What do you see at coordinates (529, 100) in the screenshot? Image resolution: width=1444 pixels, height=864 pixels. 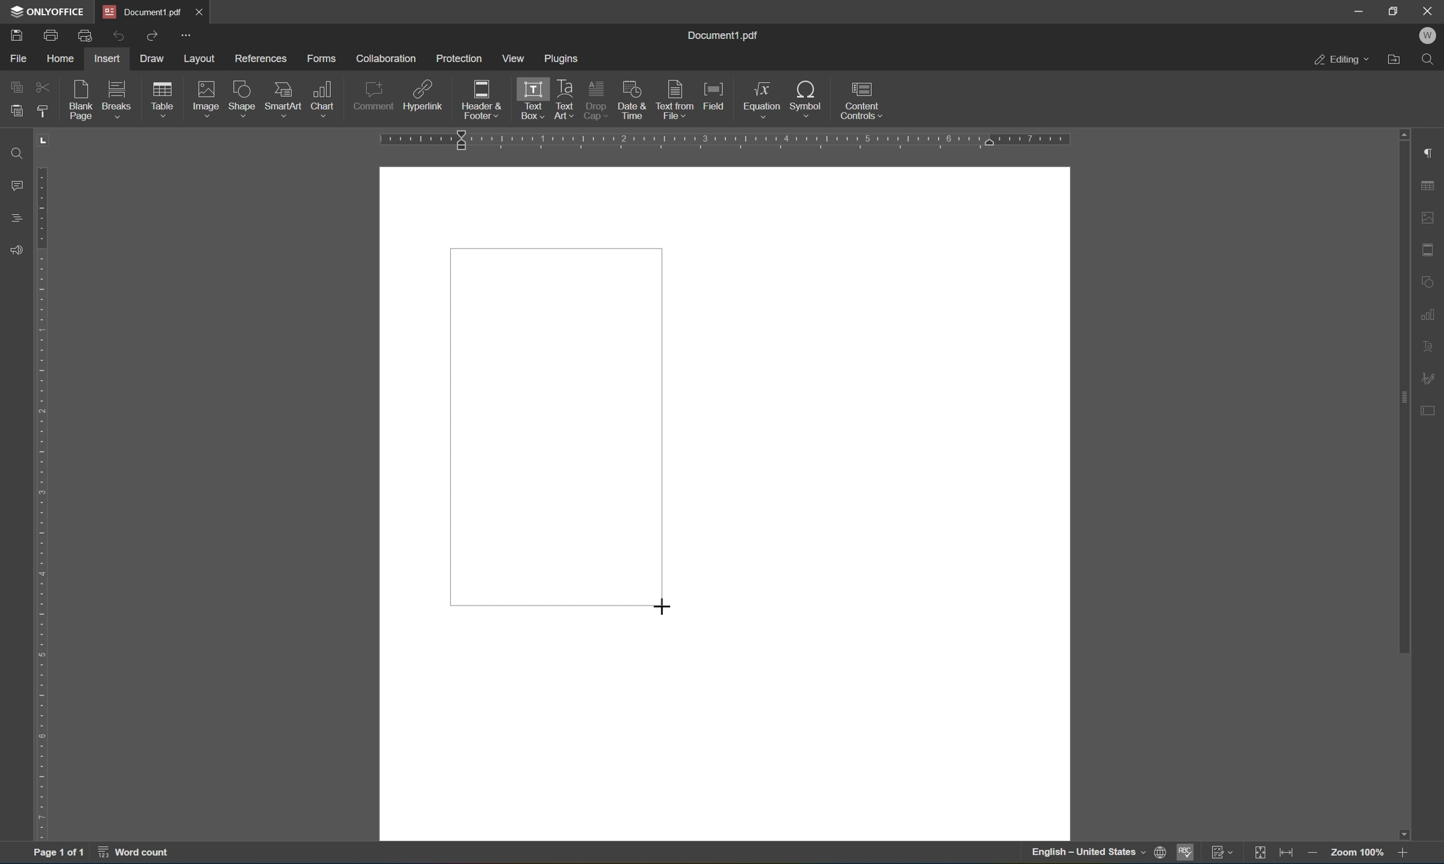 I see `text box` at bounding box center [529, 100].